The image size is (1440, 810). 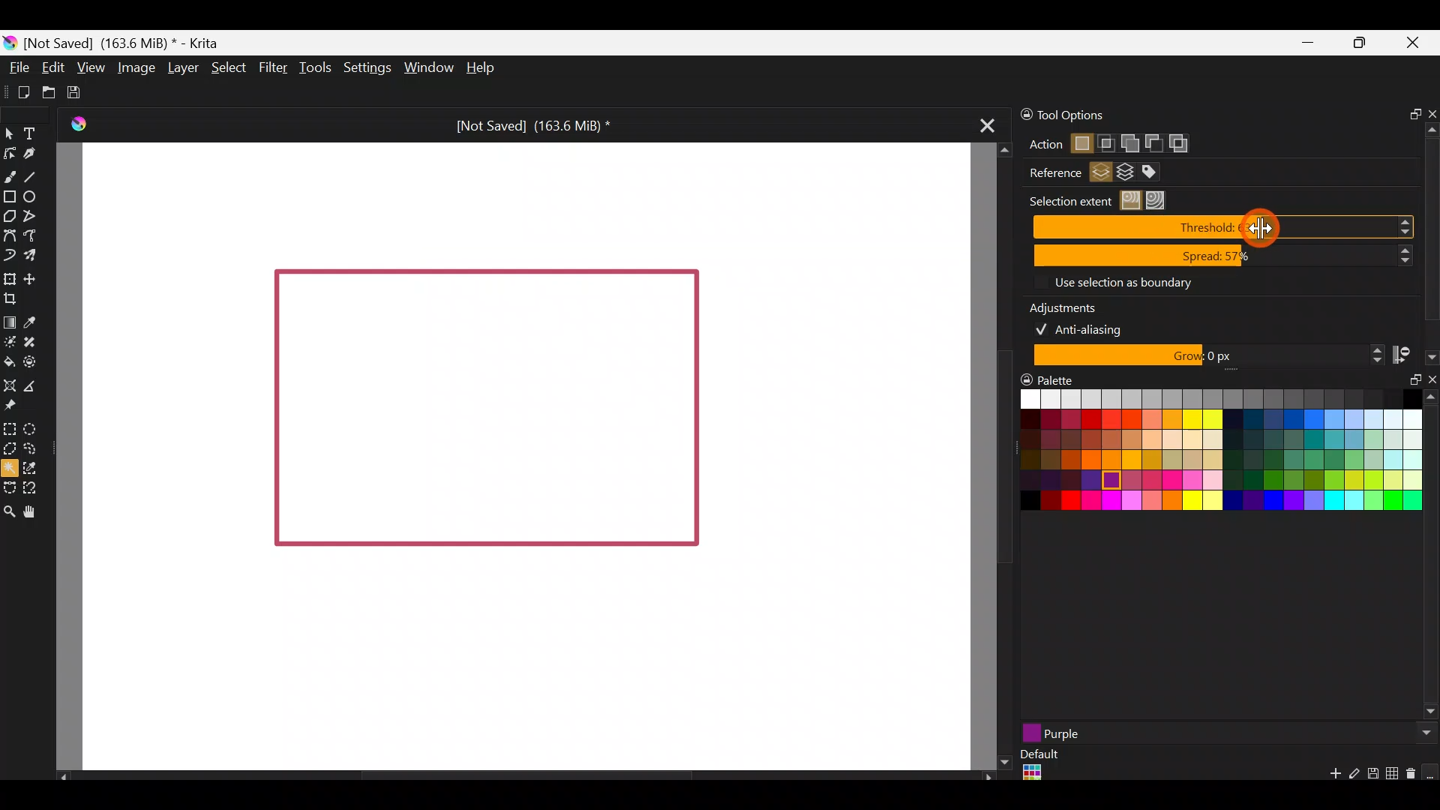 What do you see at coordinates (35, 277) in the screenshot?
I see `Move a layer` at bounding box center [35, 277].